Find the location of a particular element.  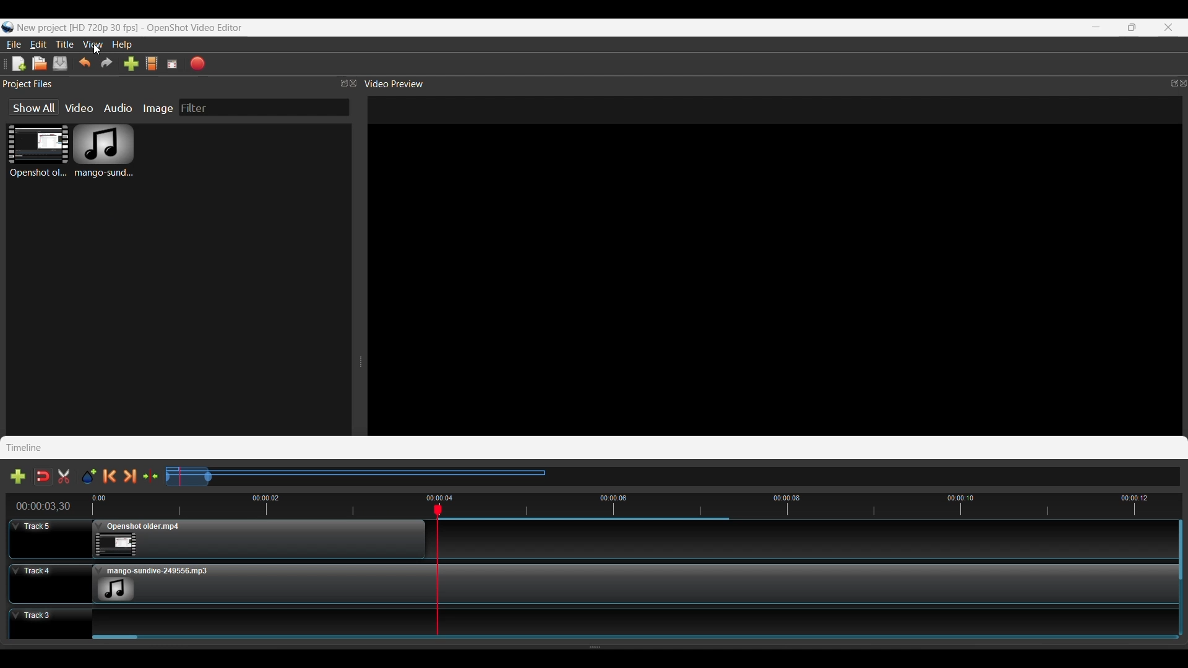

Slider is located at coordinates (672, 477).